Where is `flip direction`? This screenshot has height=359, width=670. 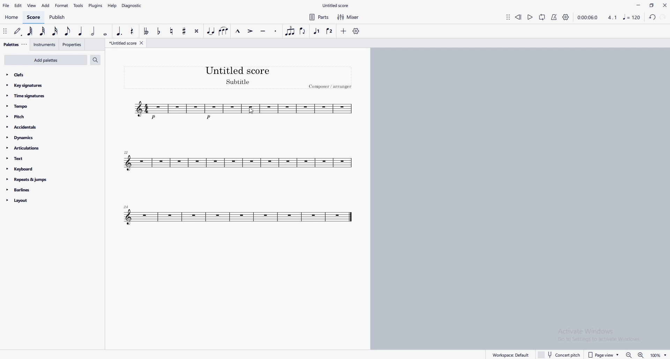 flip direction is located at coordinates (303, 31).